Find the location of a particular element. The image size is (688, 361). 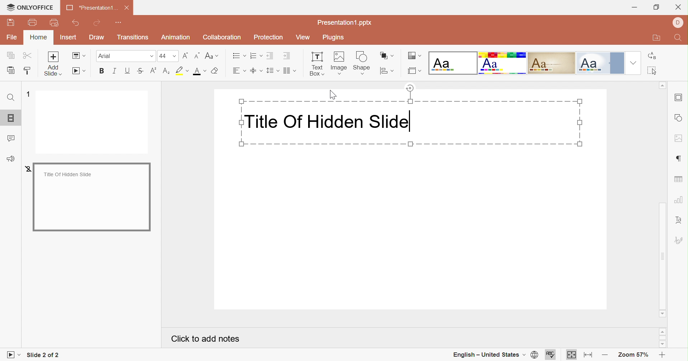

Font is located at coordinates (124, 56).